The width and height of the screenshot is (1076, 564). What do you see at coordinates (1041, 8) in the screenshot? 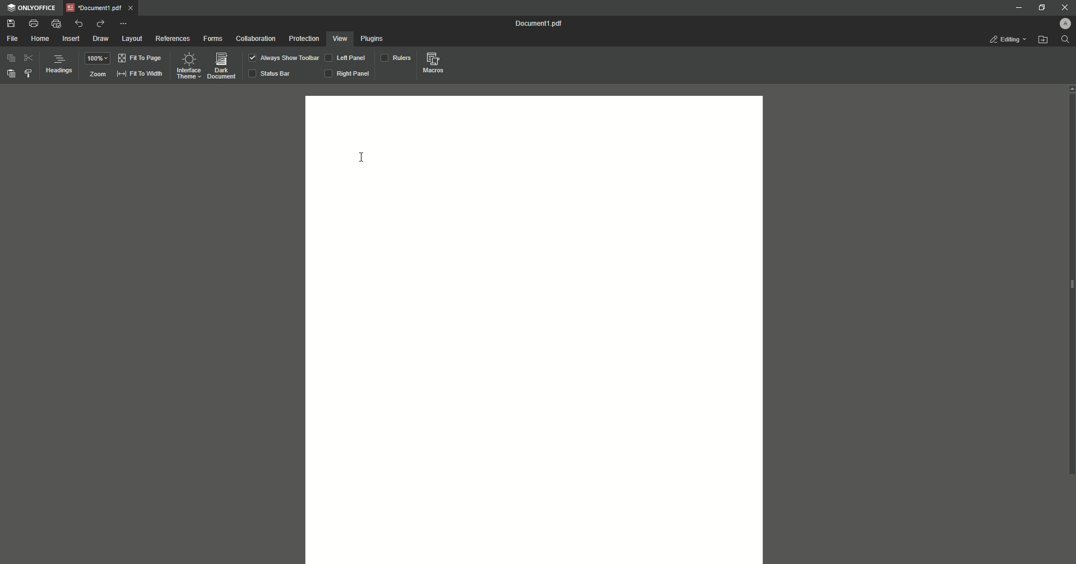
I see `Restore` at bounding box center [1041, 8].